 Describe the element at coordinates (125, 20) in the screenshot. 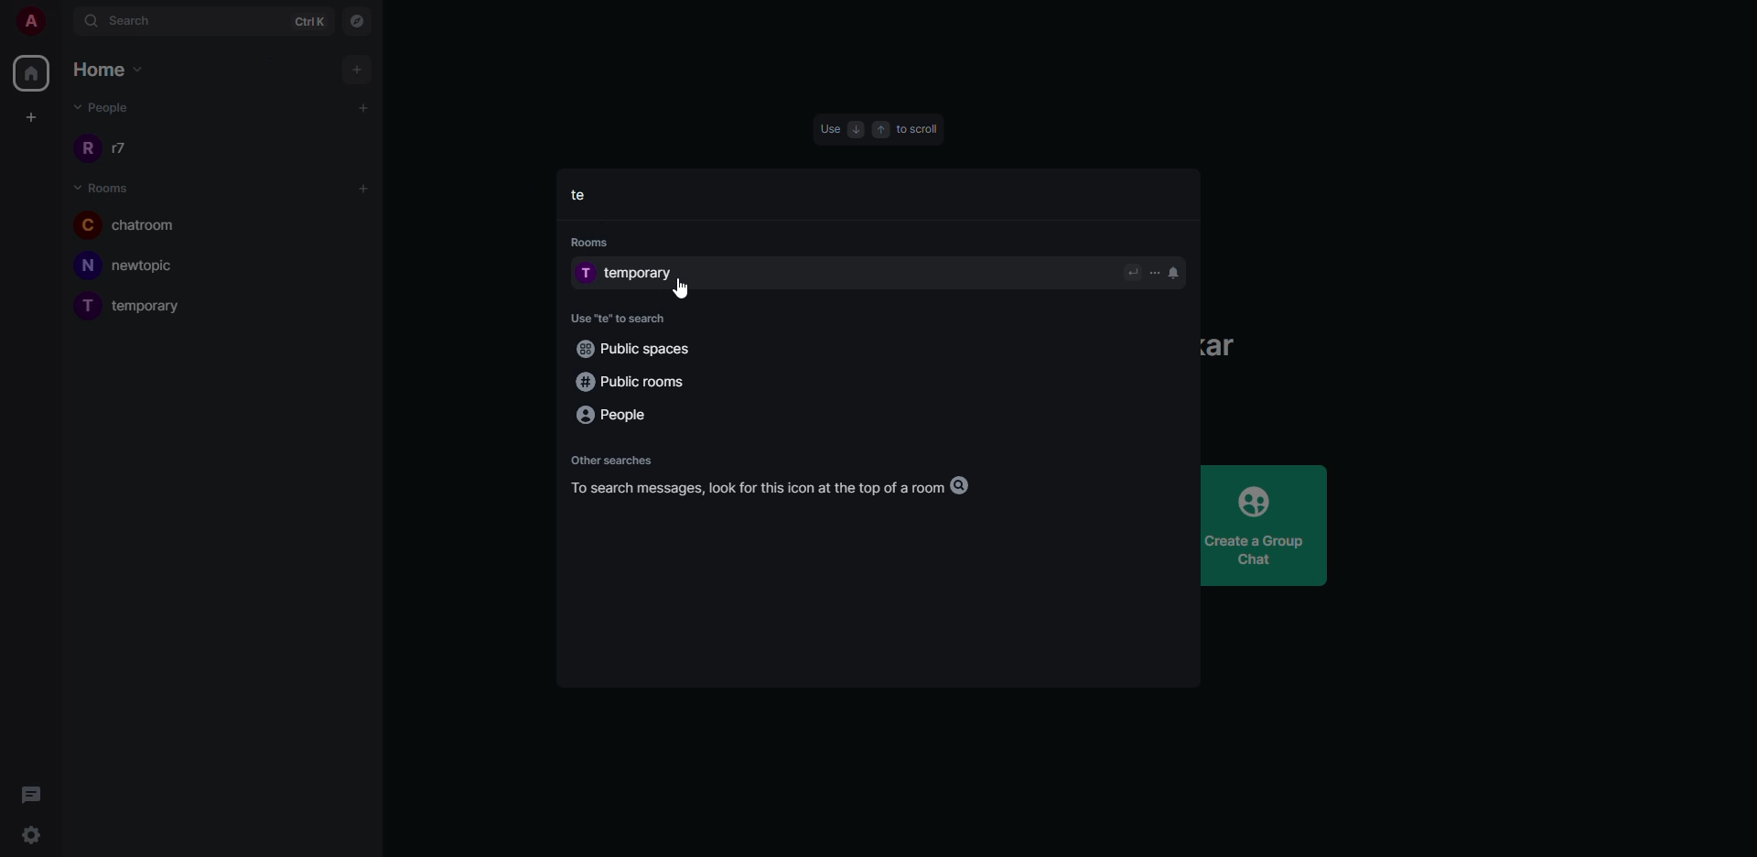

I see `search` at that location.